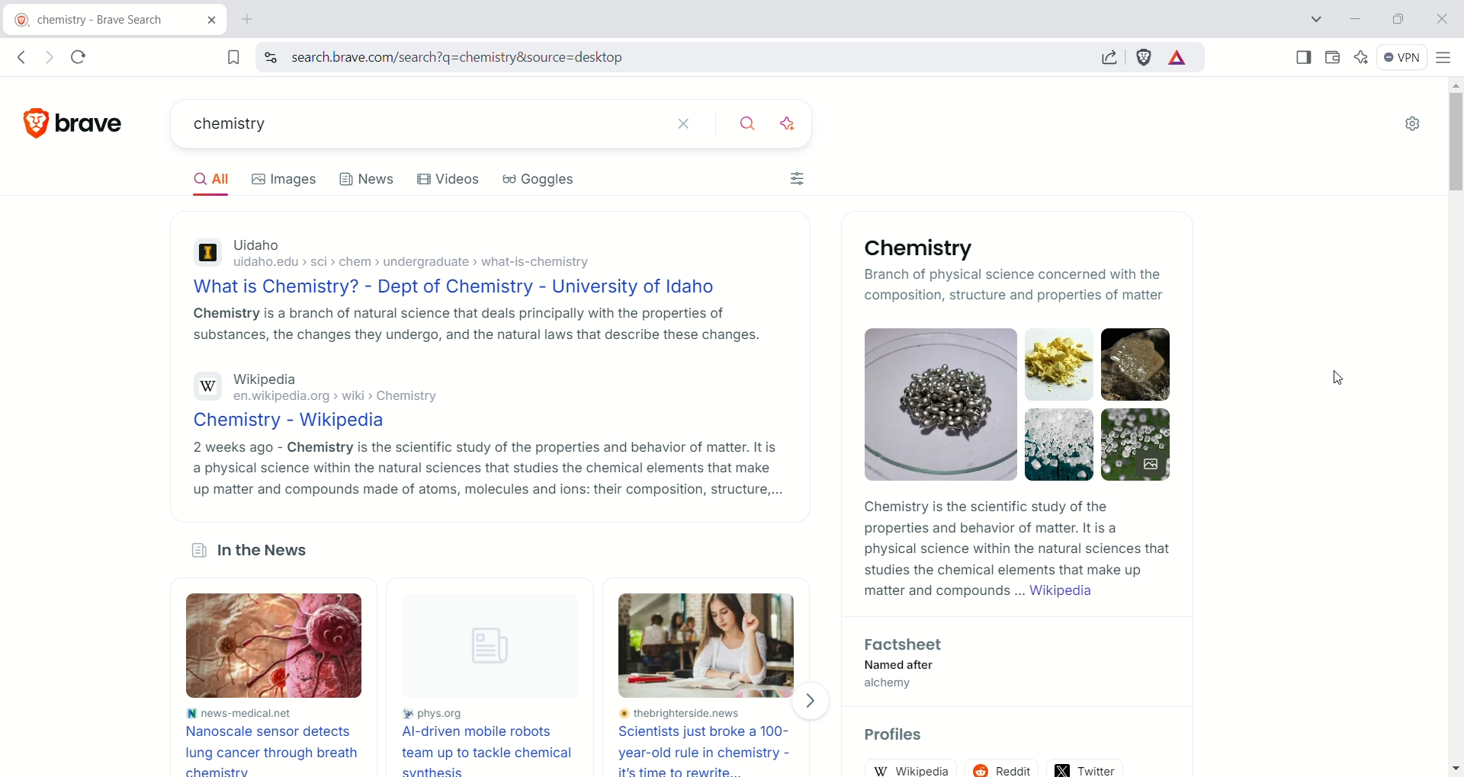 This screenshot has height=777, width=1464. What do you see at coordinates (368, 184) in the screenshot?
I see `News` at bounding box center [368, 184].